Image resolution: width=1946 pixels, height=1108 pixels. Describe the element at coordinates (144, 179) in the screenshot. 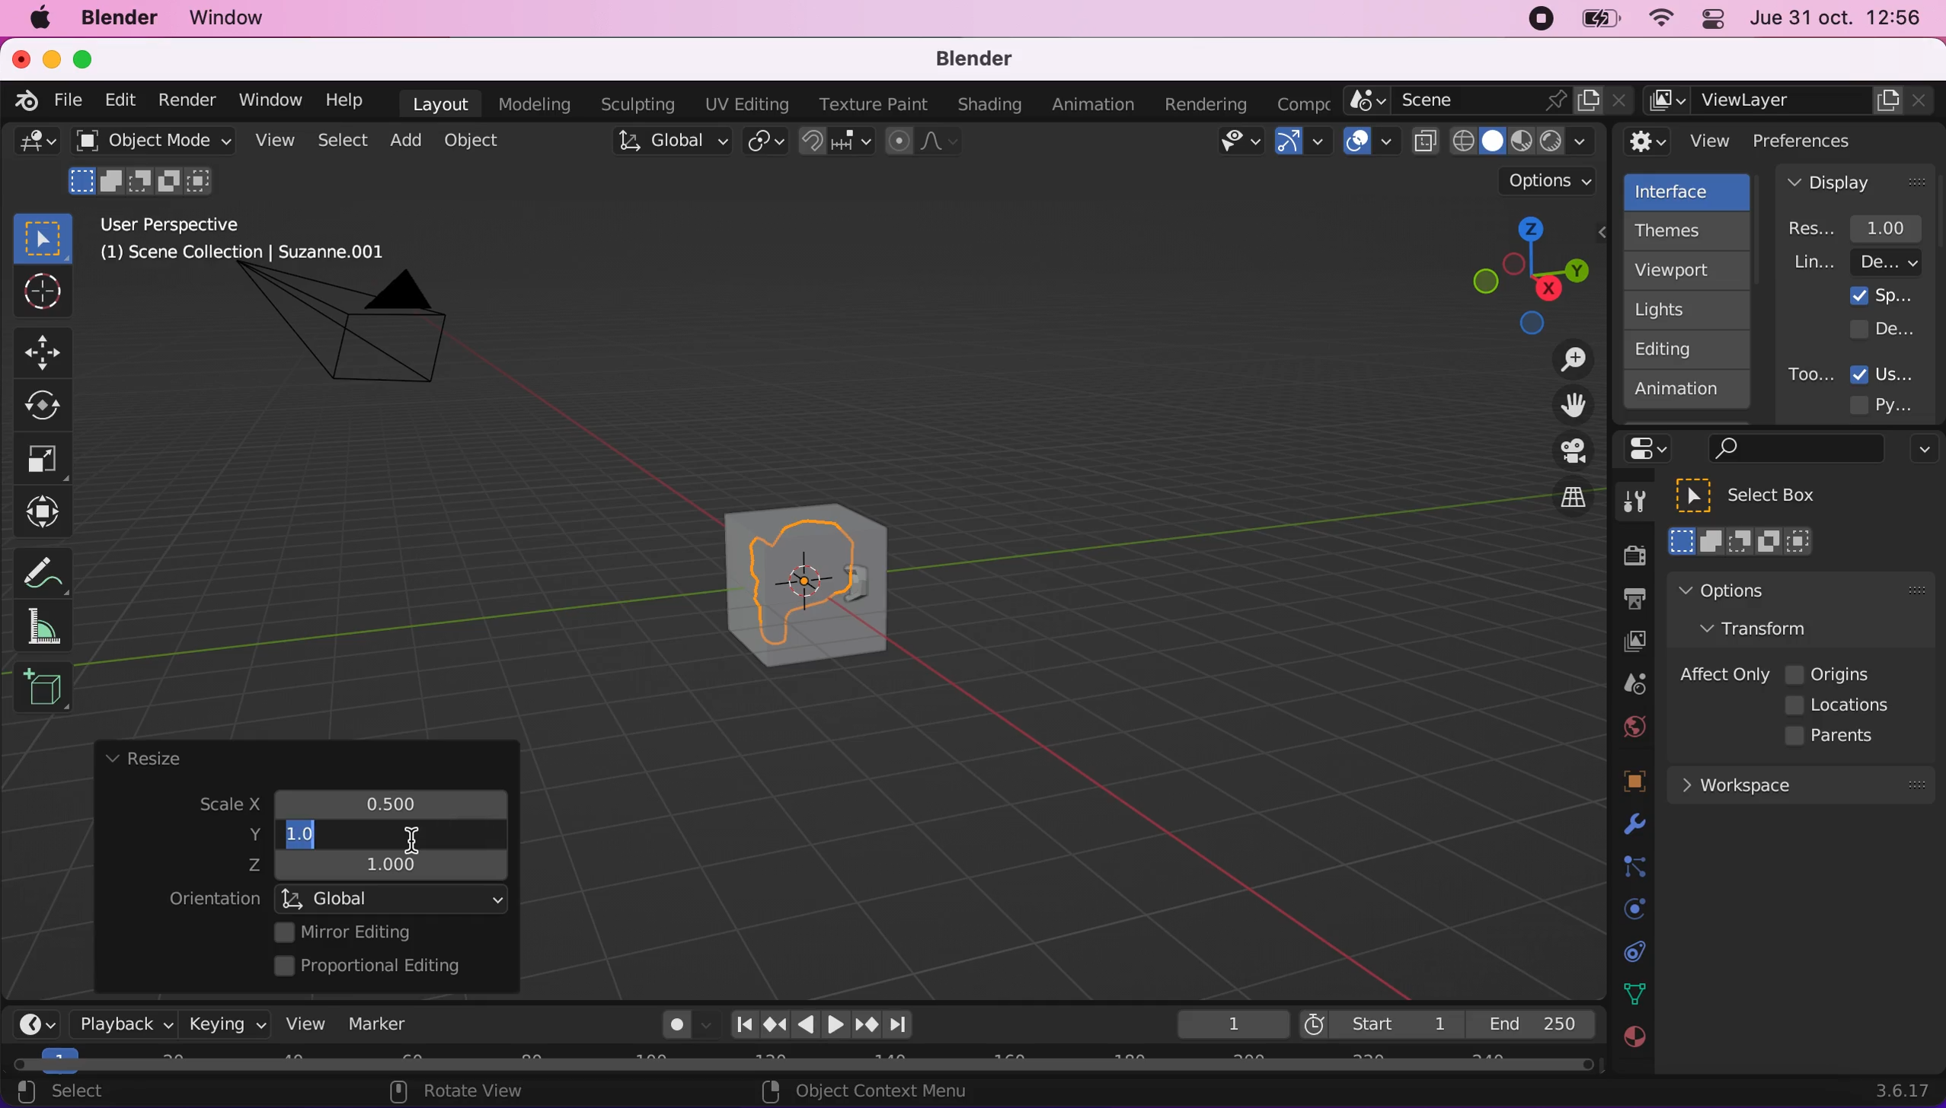

I see `mode` at that location.